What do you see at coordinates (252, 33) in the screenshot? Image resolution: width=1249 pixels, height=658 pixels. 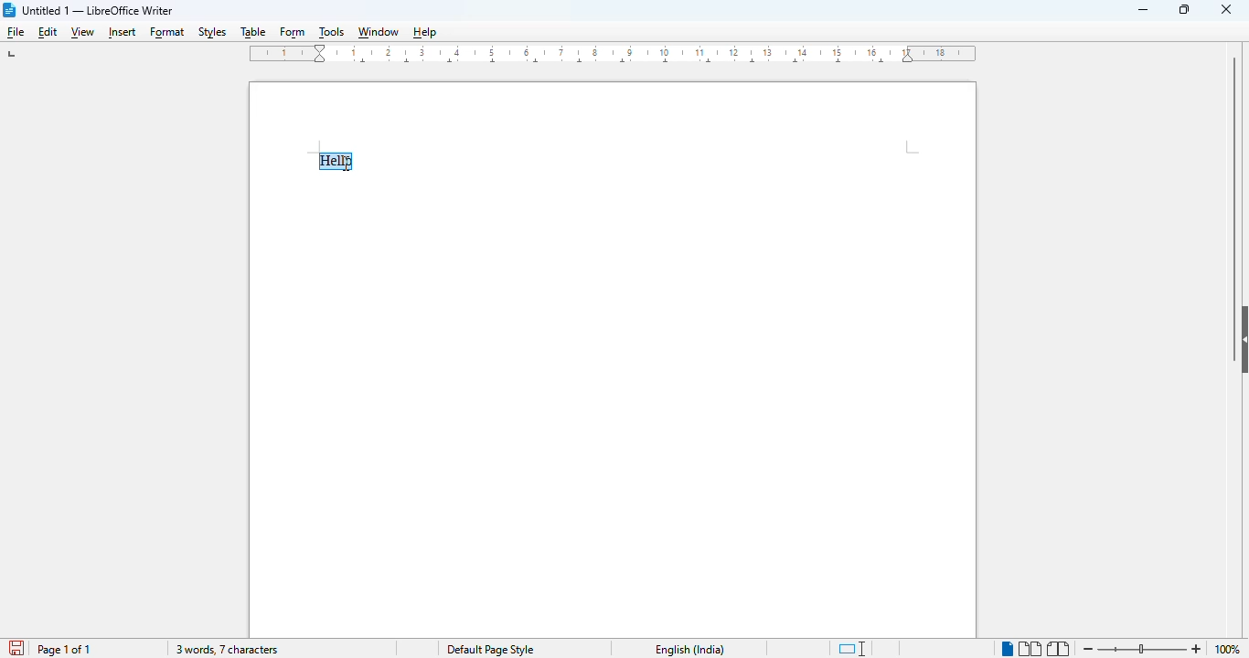 I see `table` at bounding box center [252, 33].